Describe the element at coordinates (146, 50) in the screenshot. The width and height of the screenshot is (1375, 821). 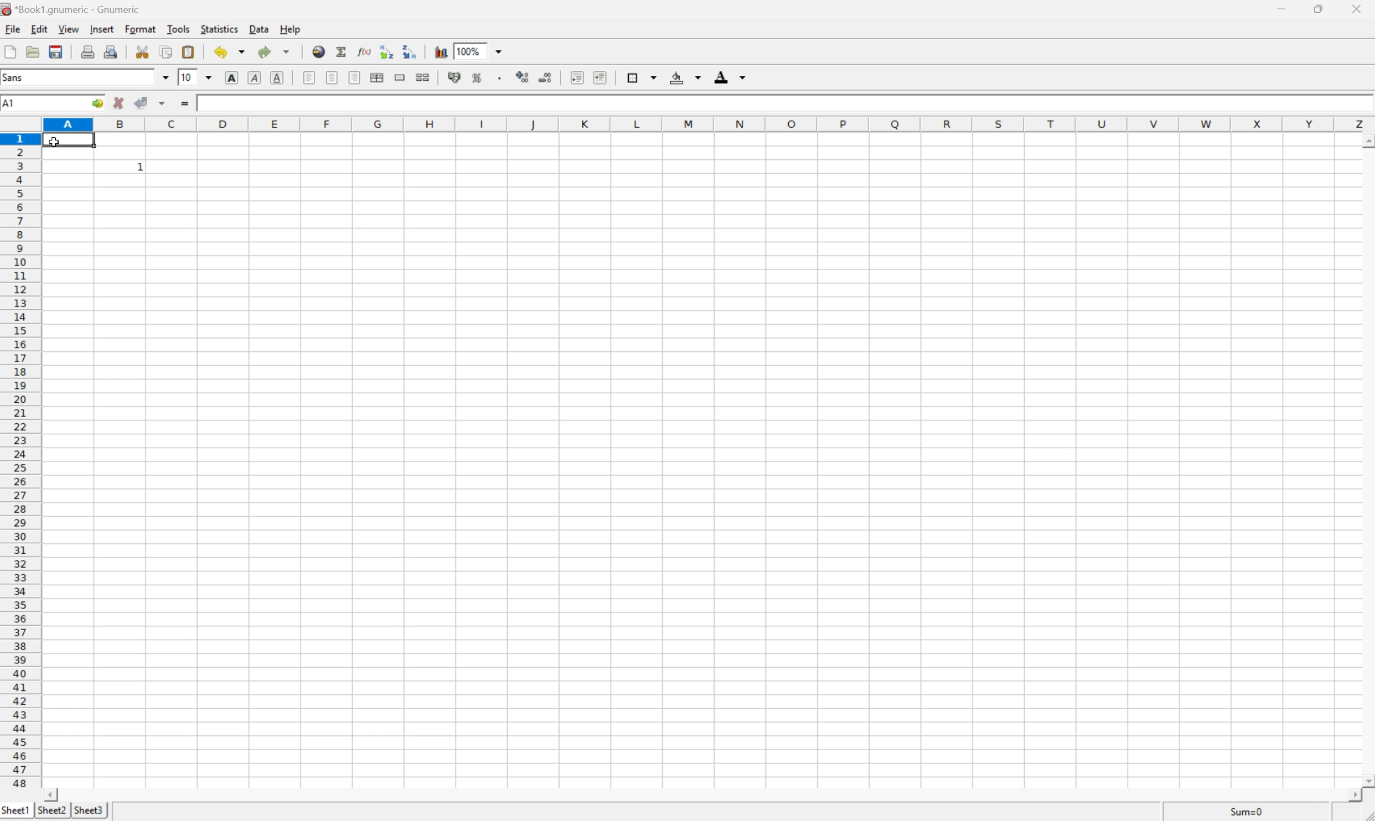
I see `cut` at that location.